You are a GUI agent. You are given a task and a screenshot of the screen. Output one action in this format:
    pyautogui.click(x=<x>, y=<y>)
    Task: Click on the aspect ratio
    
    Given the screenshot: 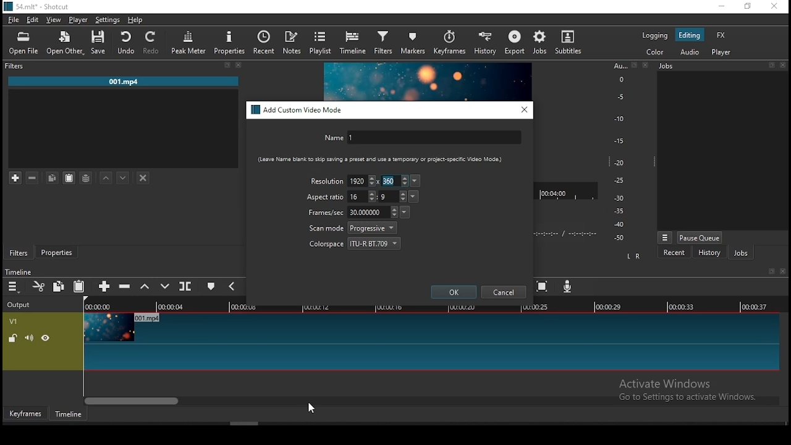 What is the action you would take?
    pyautogui.click(x=326, y=197)
    